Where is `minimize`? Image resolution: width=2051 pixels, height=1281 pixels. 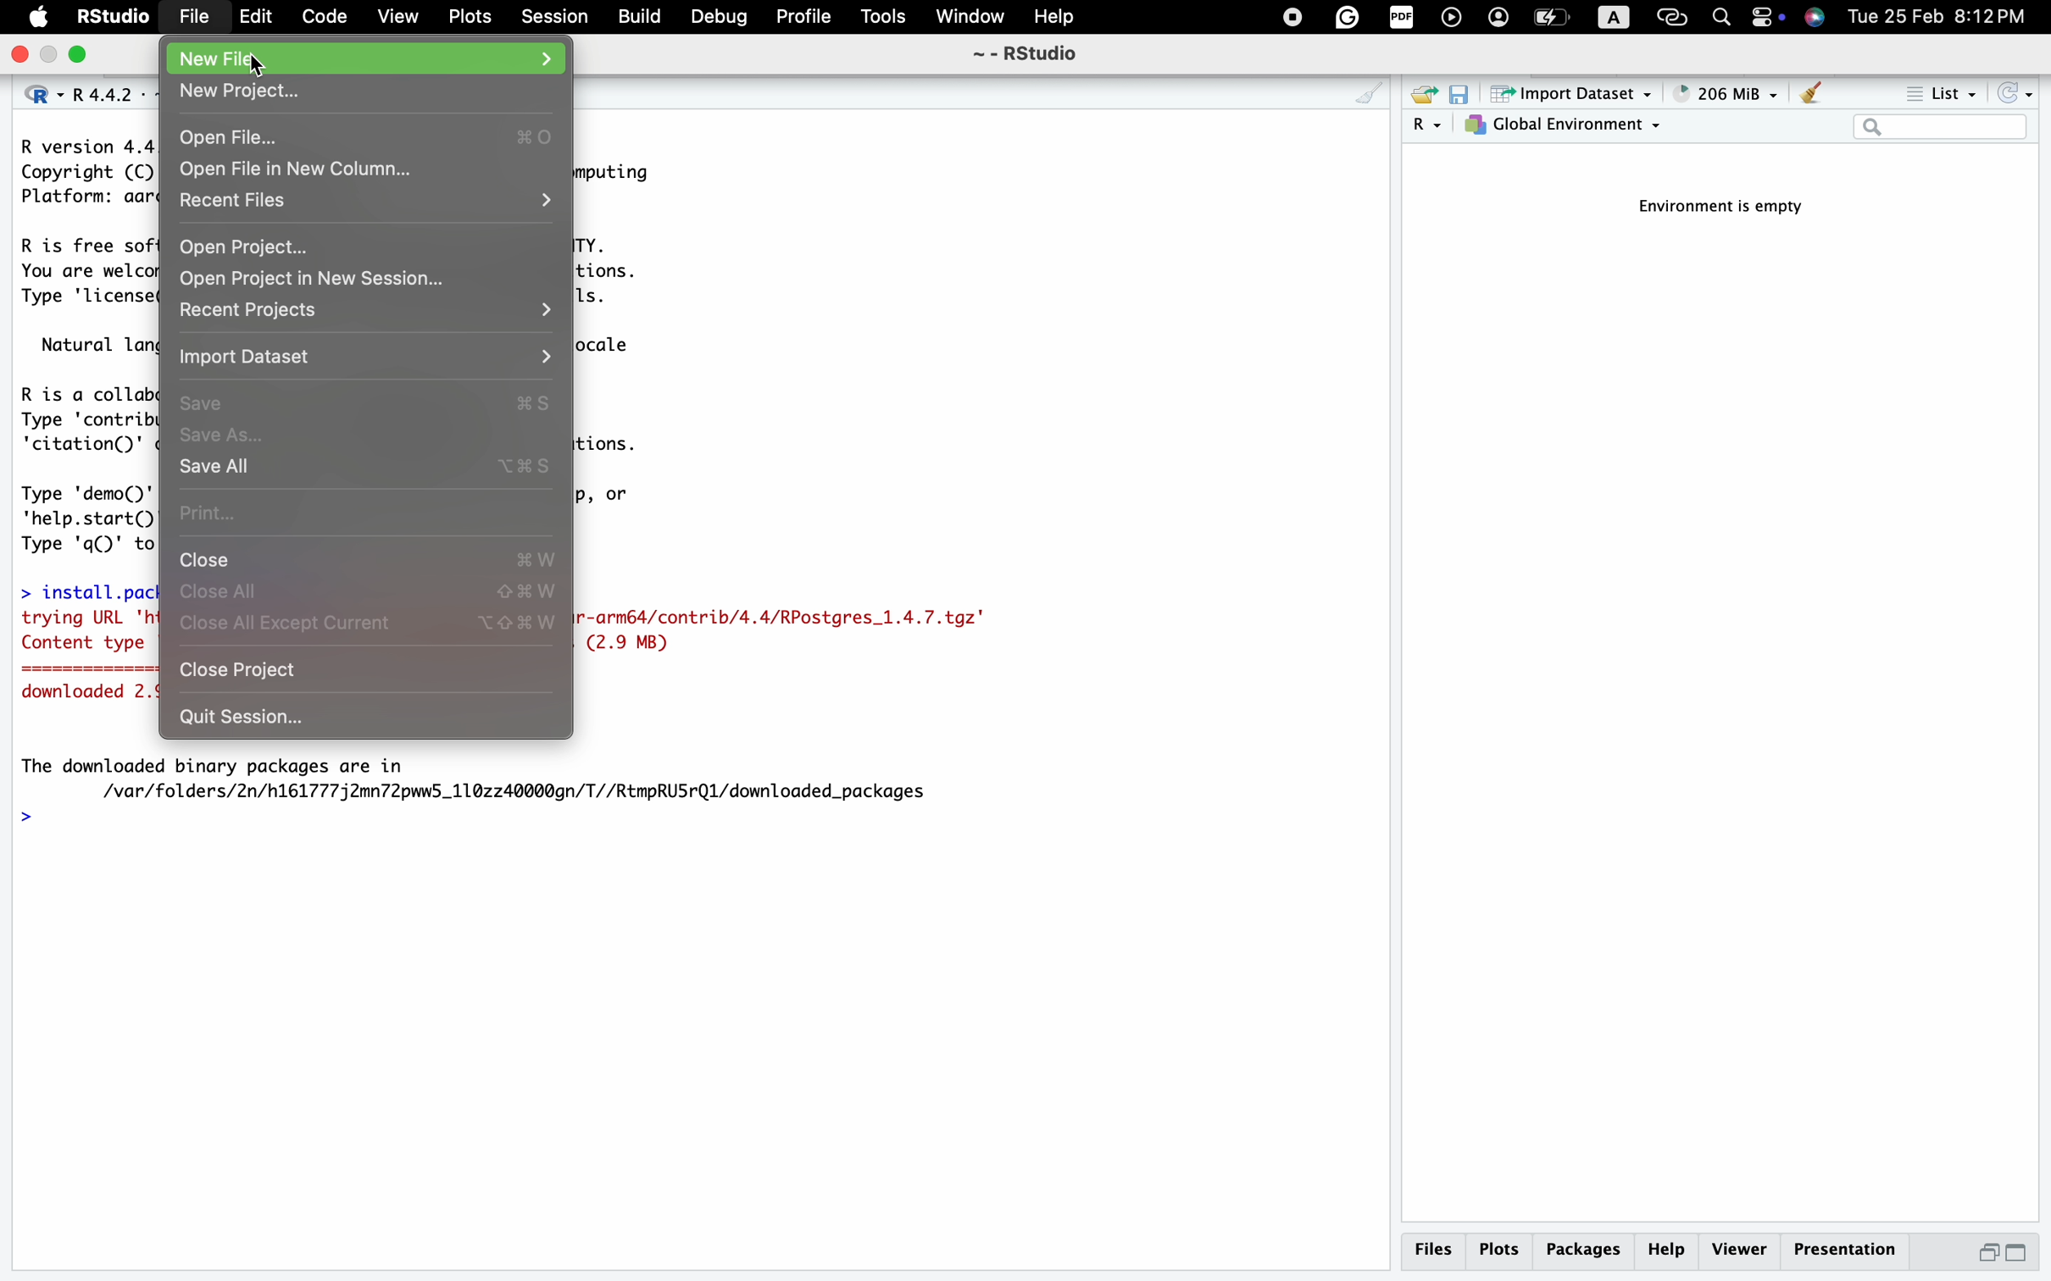 minimize is located at coordinates (1981, 1257).